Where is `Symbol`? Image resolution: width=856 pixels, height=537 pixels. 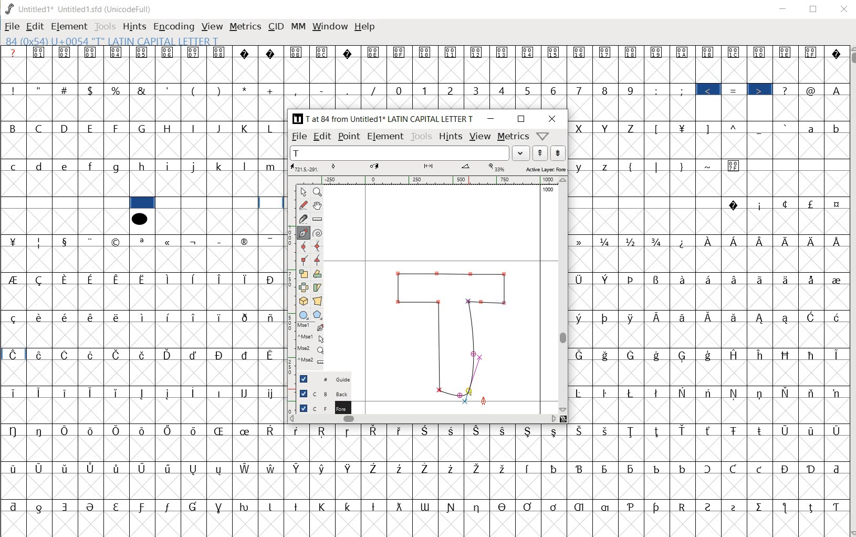 Symbol is located at coordinates (116, 52).